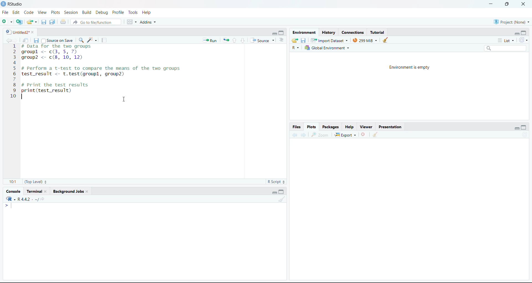 The height and width of the screenshot is (283, 532). Describe the element at coordinates (103, 40) in the screenshot. I see `compile report` at that location.